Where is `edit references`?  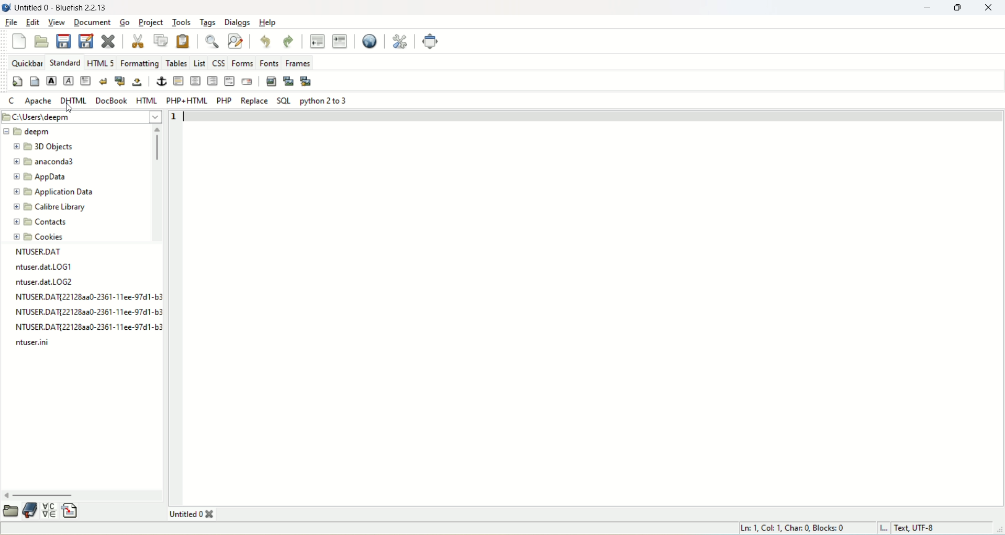 edit references is located at coordinates (402, 42).